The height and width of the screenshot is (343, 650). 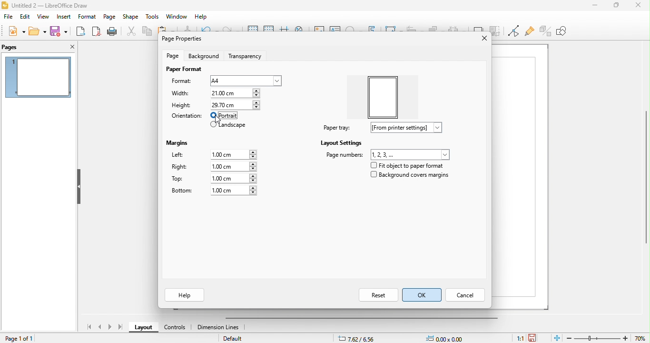 I want to click on print, so click(x=112, y=31).